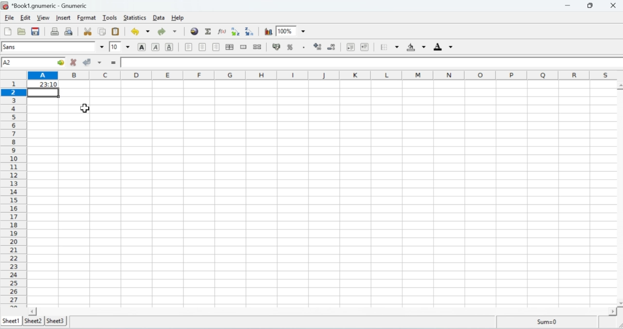 This screenshot has height=329, width=623. Describe the element at coordinates (87, 18) in the screenshot. I see `Format` at that location.